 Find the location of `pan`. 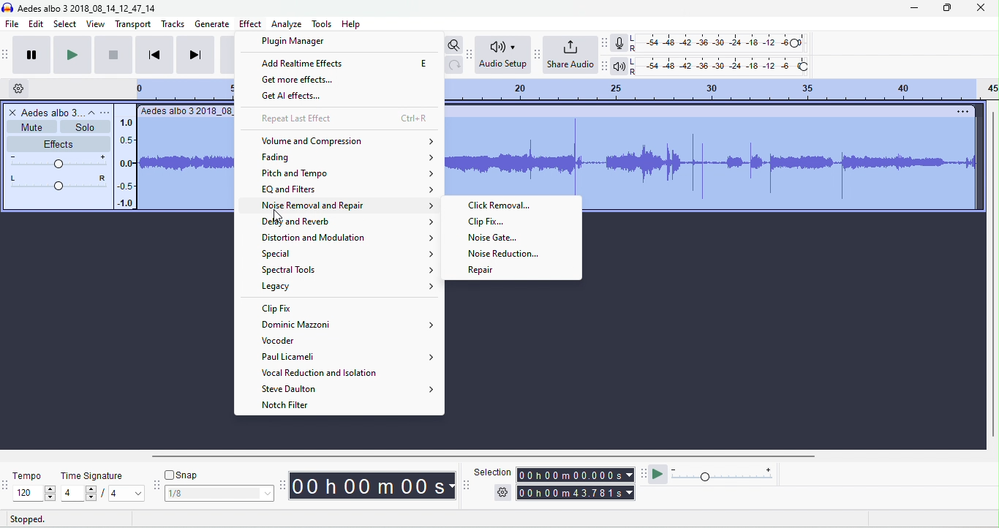

pan is located at coordinates (55, 182).